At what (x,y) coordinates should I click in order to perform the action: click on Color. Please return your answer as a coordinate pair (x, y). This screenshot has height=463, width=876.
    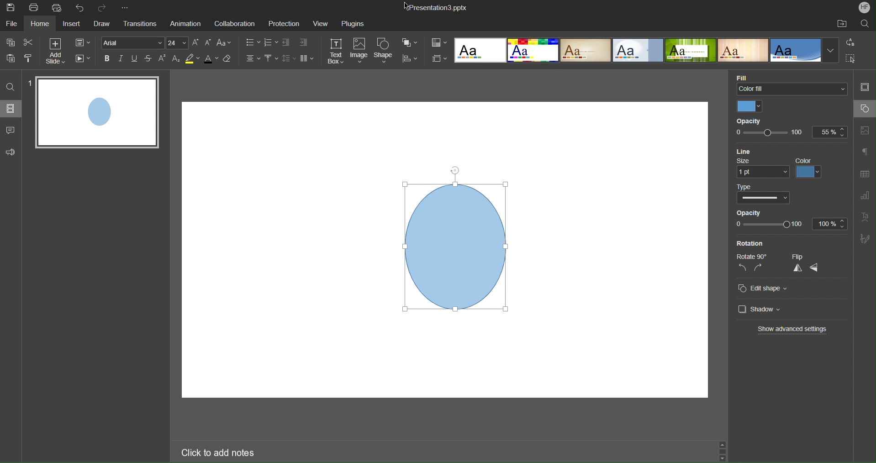
    Looking at the image, I should click on (752, 106).